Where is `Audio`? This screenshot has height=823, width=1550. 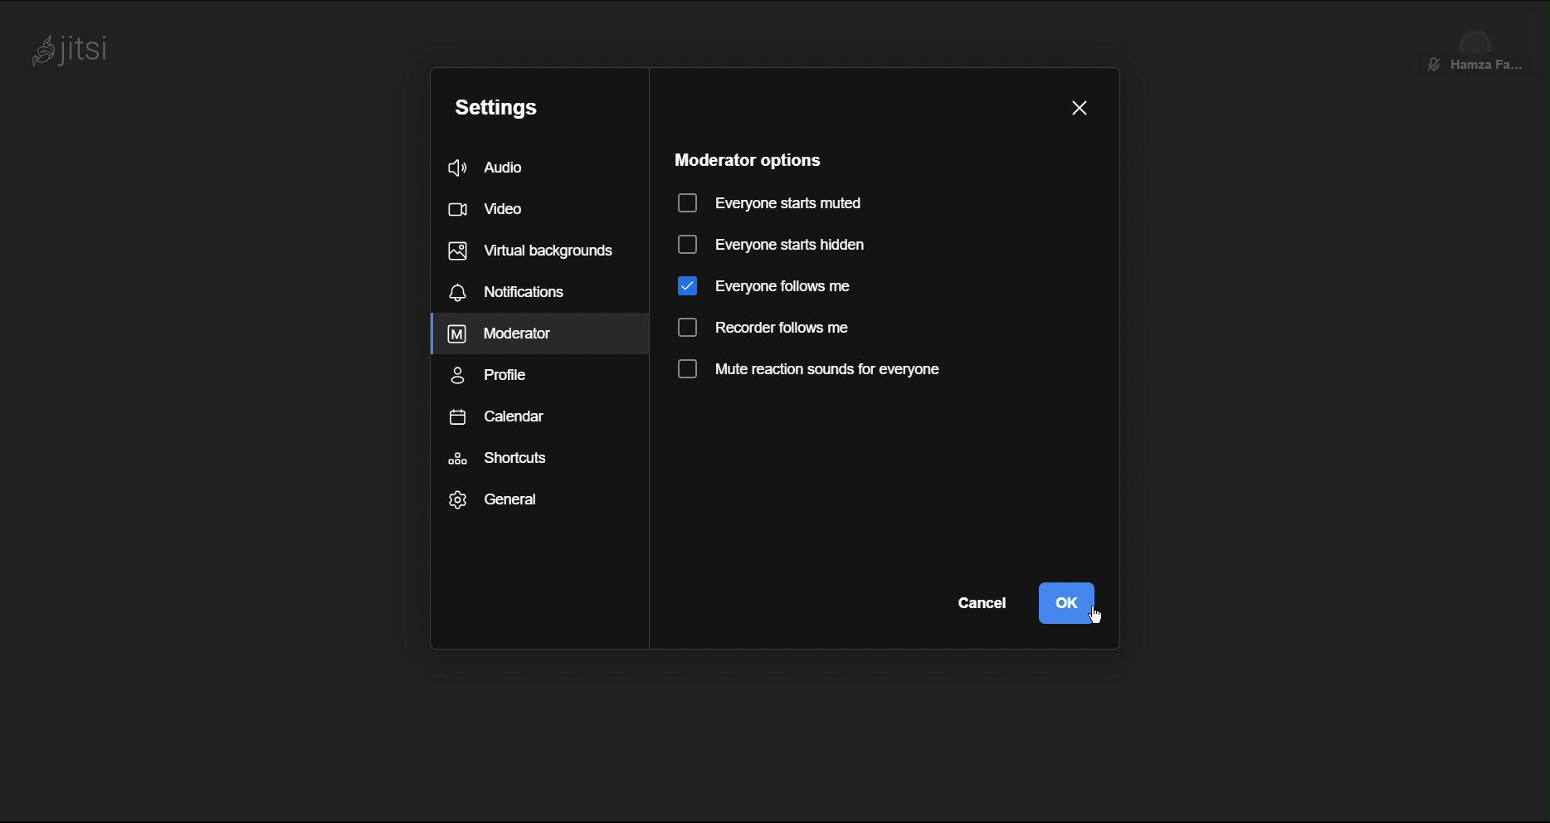 Audio is located at coordinates (508, 168).